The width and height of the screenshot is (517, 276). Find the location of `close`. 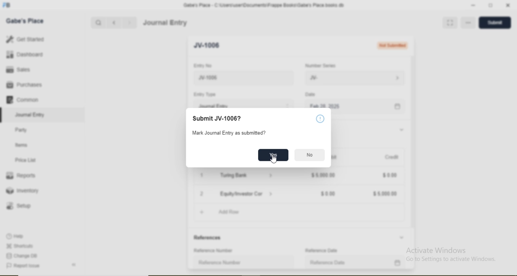

close is located at coordinates (509, 5).